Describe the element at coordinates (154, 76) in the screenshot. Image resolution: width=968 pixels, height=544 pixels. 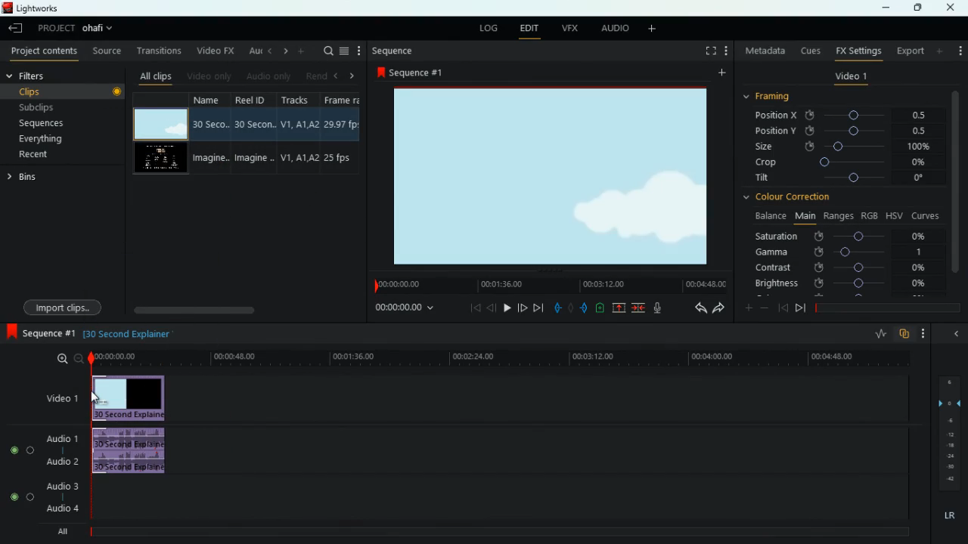
I see `all clips` at that location.